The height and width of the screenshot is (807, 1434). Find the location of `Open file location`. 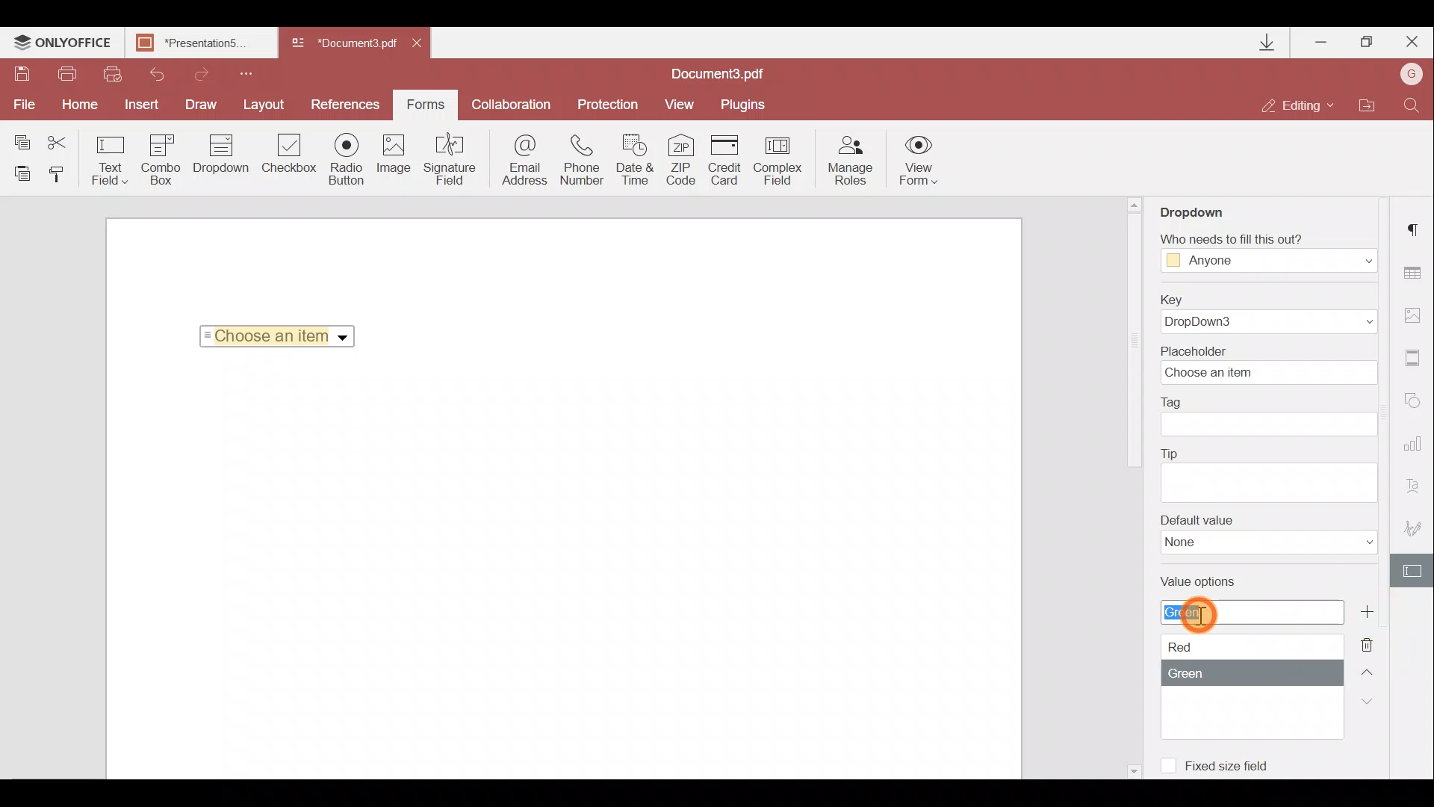

Open file location is located at coordinates (1368, 105).